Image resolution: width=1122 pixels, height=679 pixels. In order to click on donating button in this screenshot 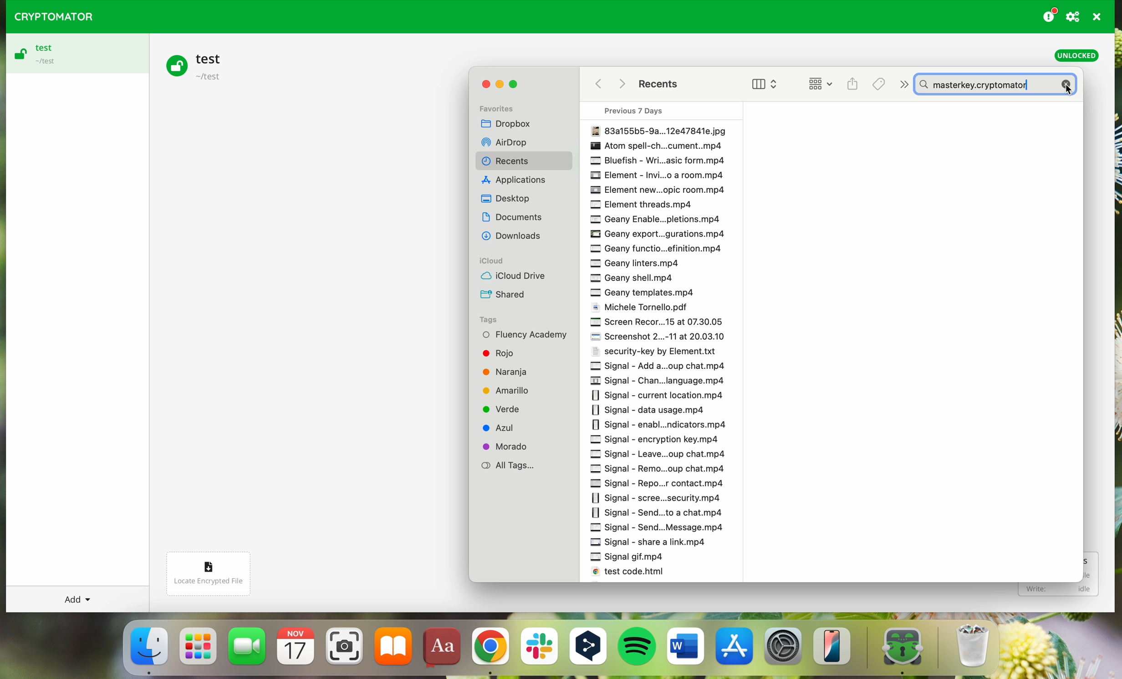, I will do `click(1050, 15)`.